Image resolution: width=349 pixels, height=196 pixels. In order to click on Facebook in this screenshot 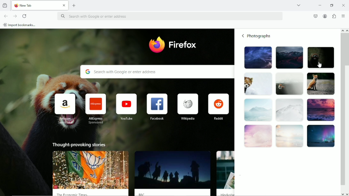, I will do `click(157, 107)`.